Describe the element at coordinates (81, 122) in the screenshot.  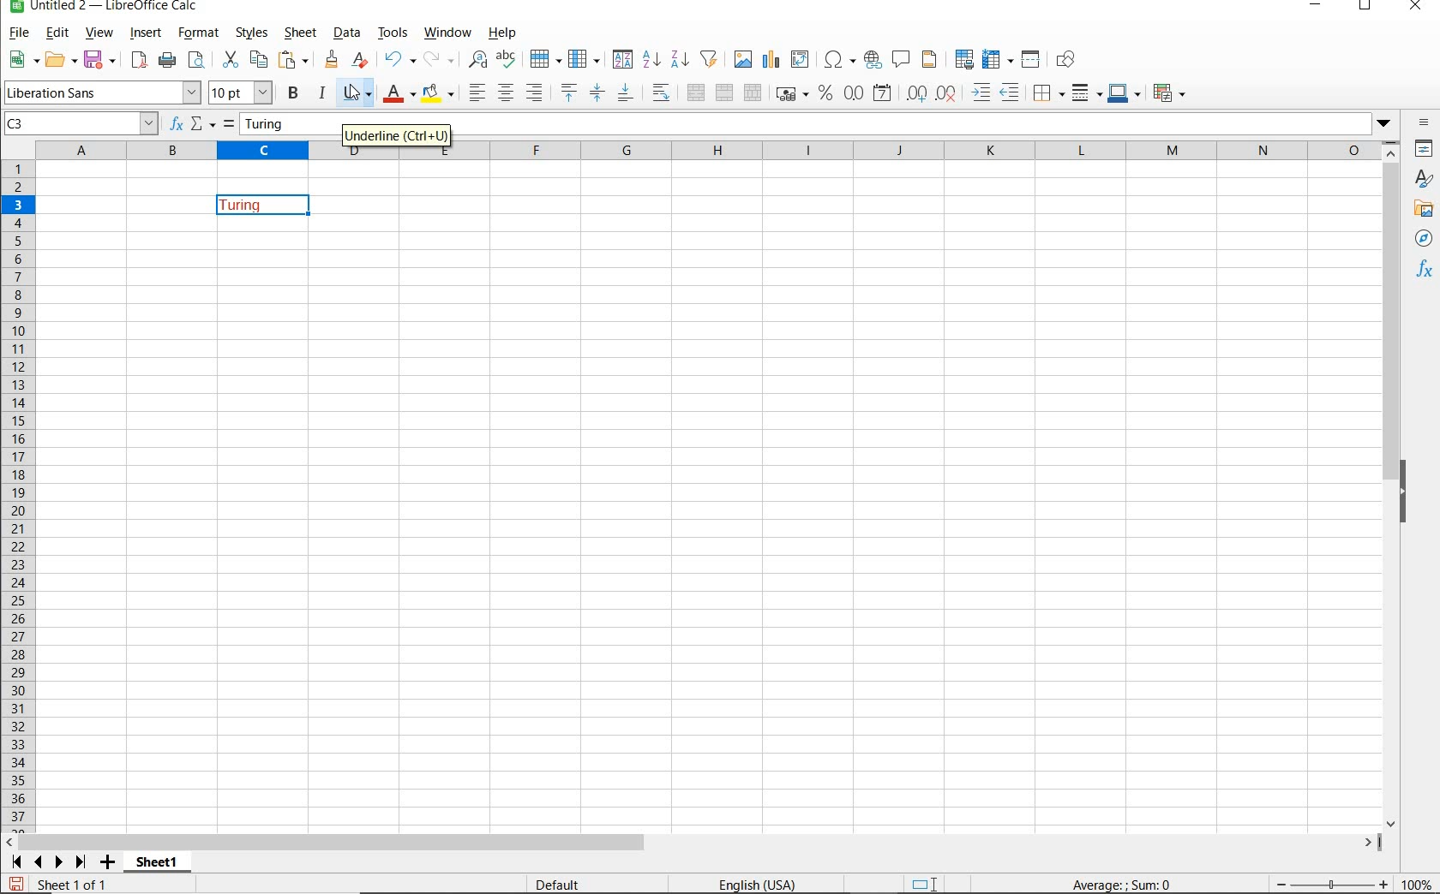
I see `C3` at that location.